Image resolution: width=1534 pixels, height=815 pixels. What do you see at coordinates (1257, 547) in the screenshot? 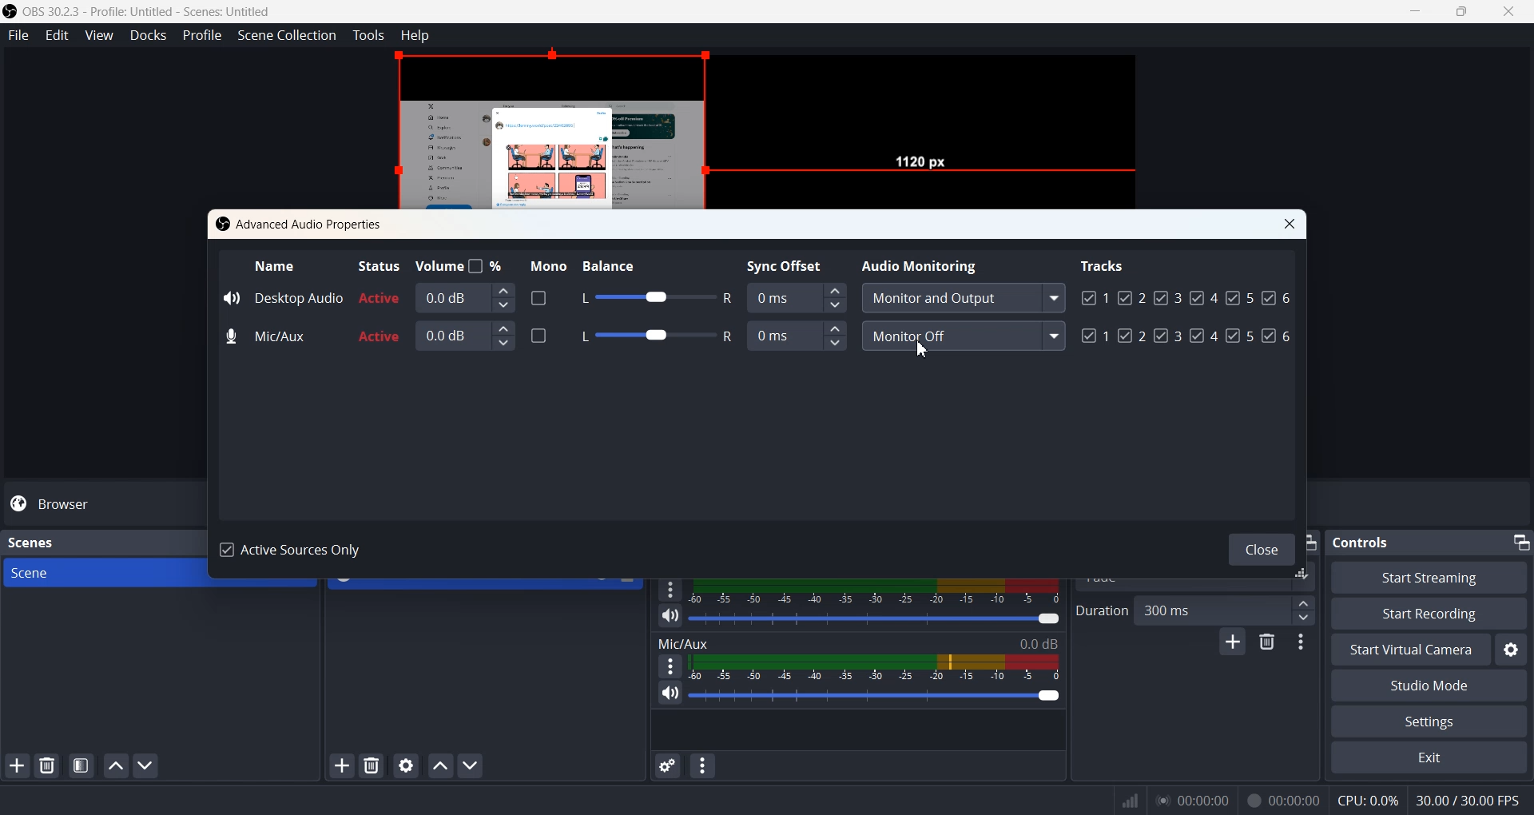
I see `Close` at bounding box center [1257, 547].